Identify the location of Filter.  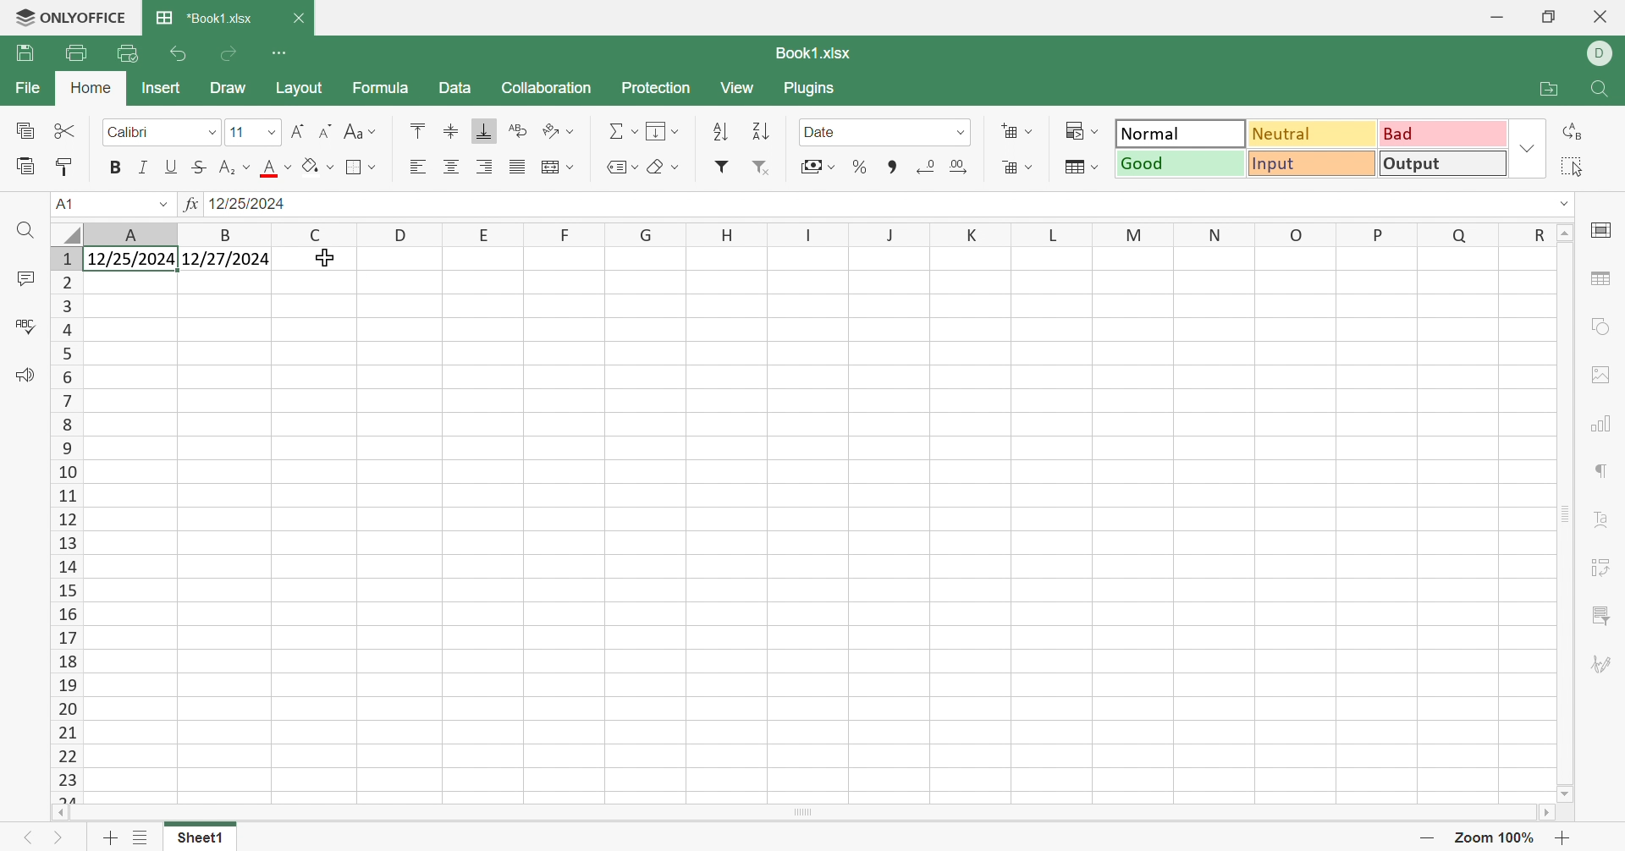
(724, 167).